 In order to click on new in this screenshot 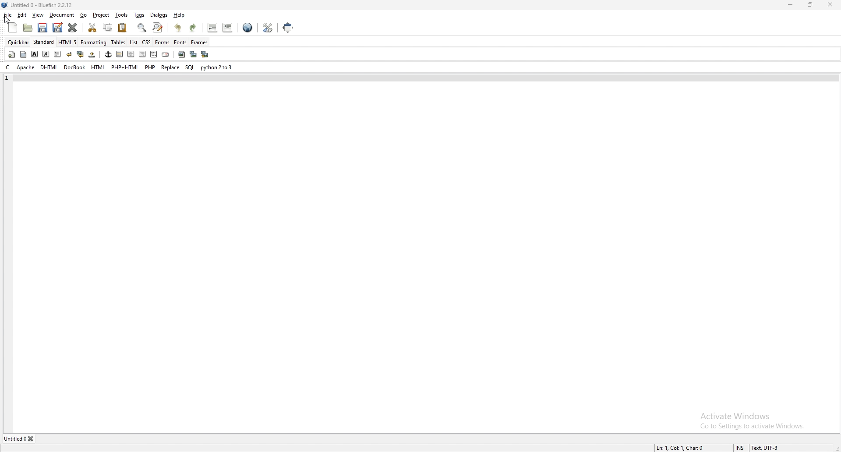, I will do `click(13, 28)`.